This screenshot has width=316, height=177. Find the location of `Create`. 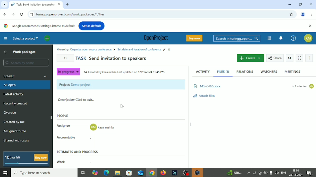

Create is located at coordinates (250, 58).